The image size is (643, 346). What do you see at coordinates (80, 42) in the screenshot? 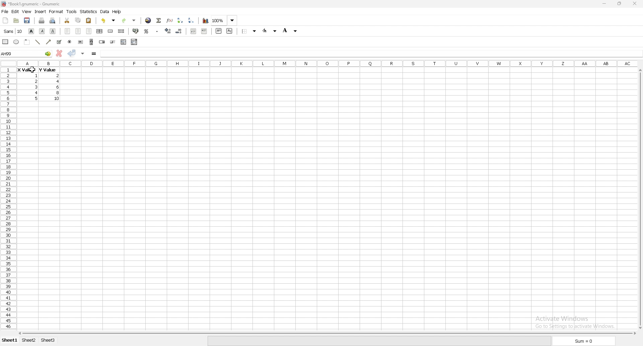
I see `button` at bounding box center [80, 42].